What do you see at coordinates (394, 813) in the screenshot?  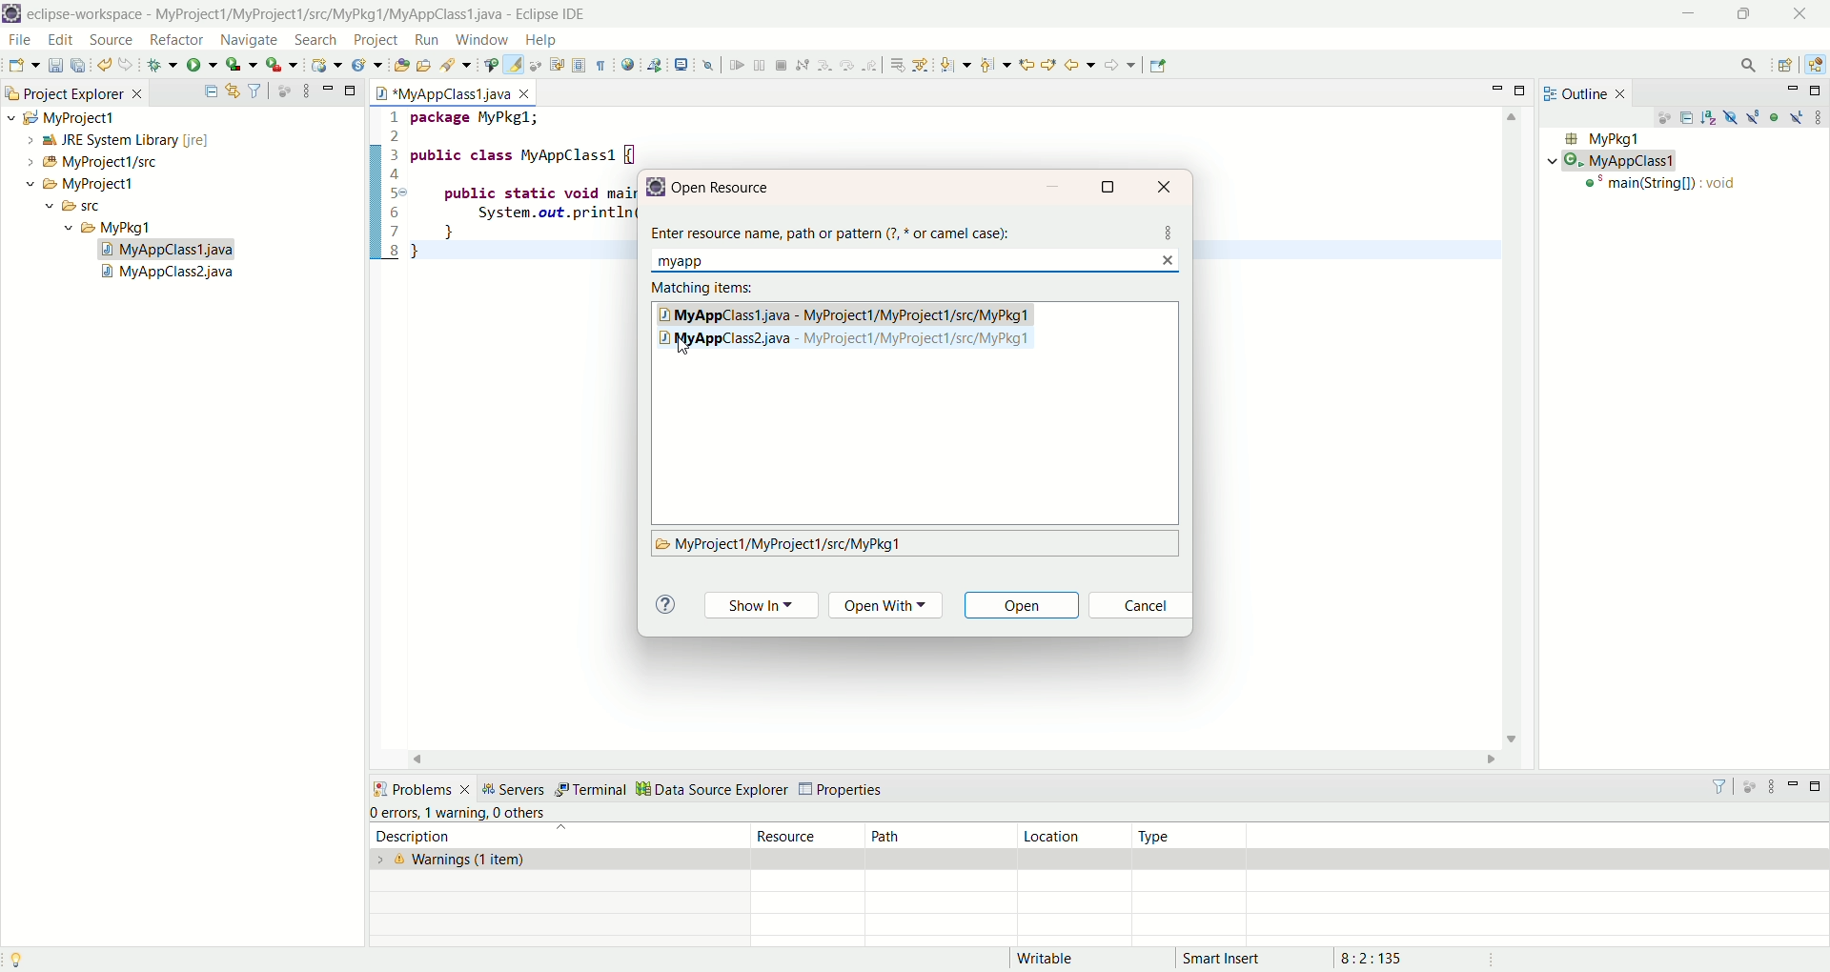 I see `errors` at bounding box center [394, 813].